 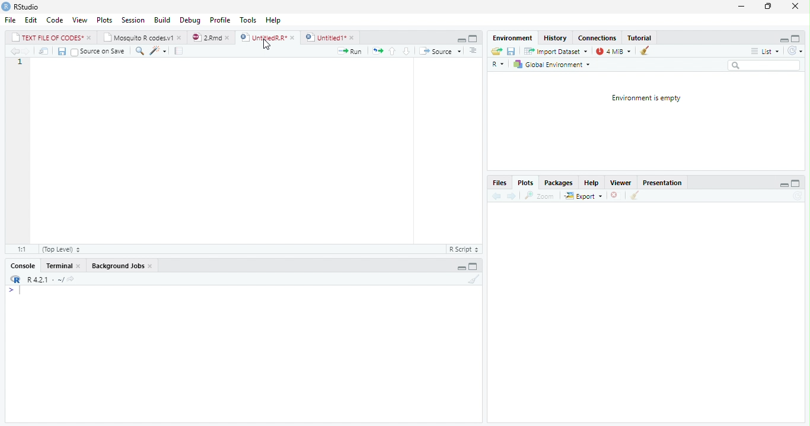 I want to click on hide console, so click(x=798, y=39).